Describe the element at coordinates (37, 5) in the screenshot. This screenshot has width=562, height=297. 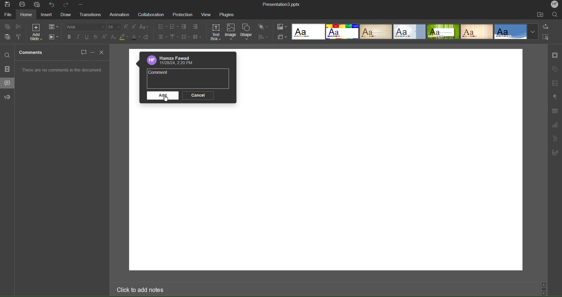
I see `Quick Print` at that location.